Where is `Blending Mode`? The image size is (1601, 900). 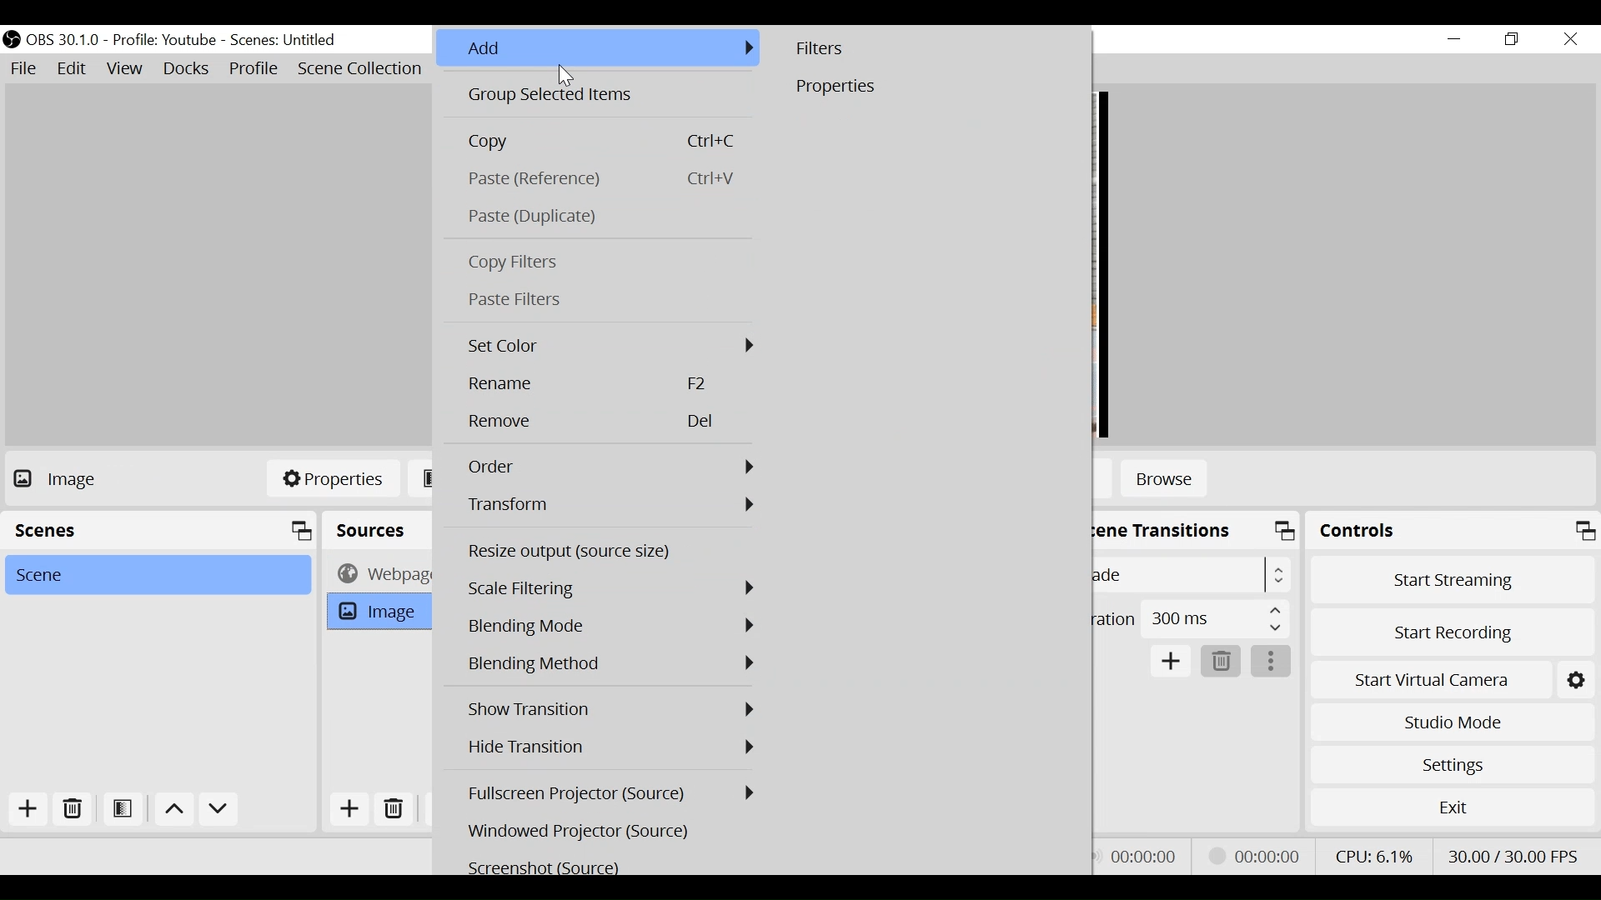 Blending Mode is located at coordinates (611, 627).